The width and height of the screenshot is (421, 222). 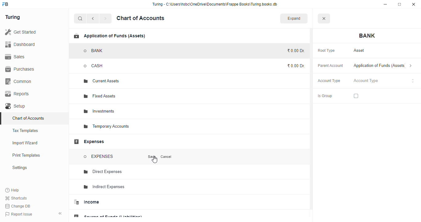 What do you see at coordinates (25, 143) in the screenshot?
I see `import wizard` at bounding box center [25, 143].